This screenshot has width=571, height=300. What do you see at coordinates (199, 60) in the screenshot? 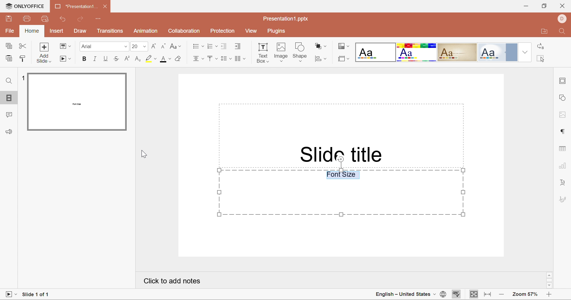
I see `Align center` at bounding box center [199, 60].